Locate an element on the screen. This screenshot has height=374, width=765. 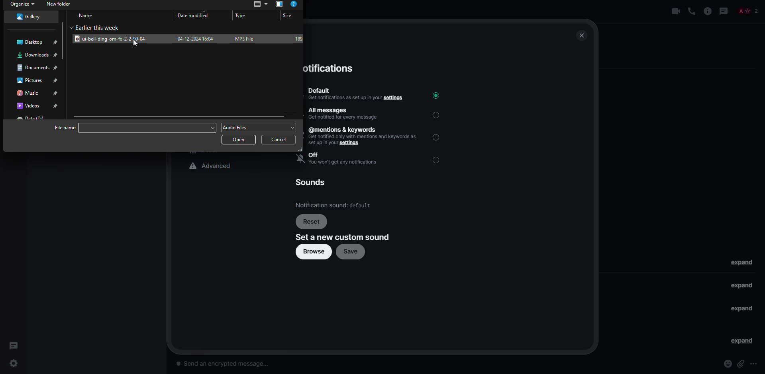
All files is located at coordinates (258, 4).